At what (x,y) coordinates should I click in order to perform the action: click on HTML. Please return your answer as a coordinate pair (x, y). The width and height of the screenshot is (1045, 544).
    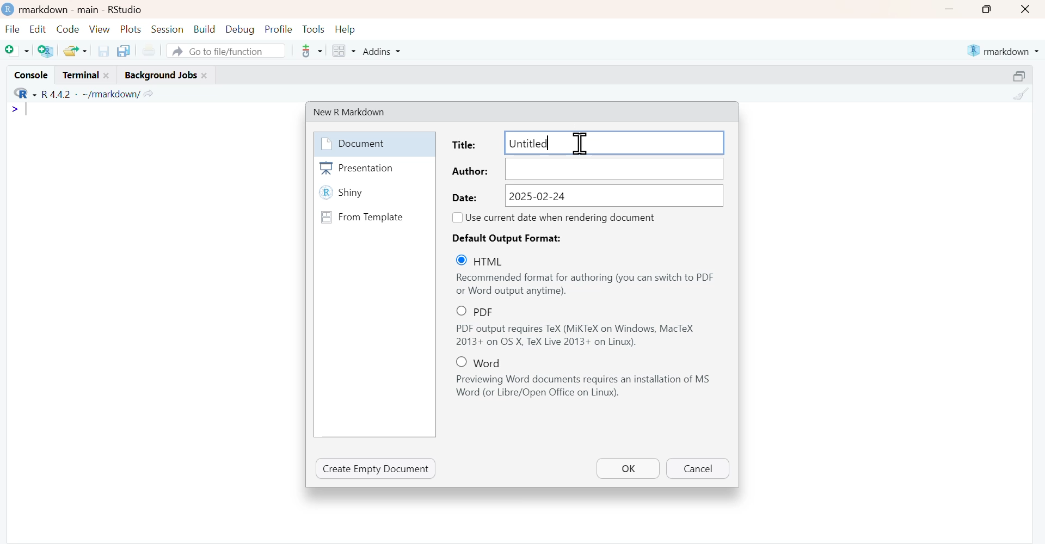
    Looking at the image, I should click on (487, 261).